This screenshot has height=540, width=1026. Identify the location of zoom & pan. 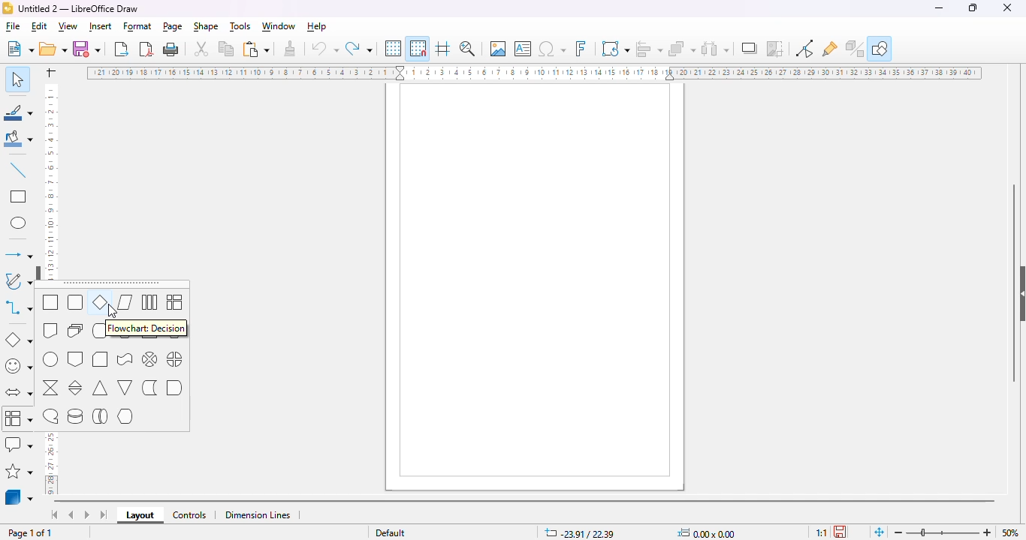
(468, 49).